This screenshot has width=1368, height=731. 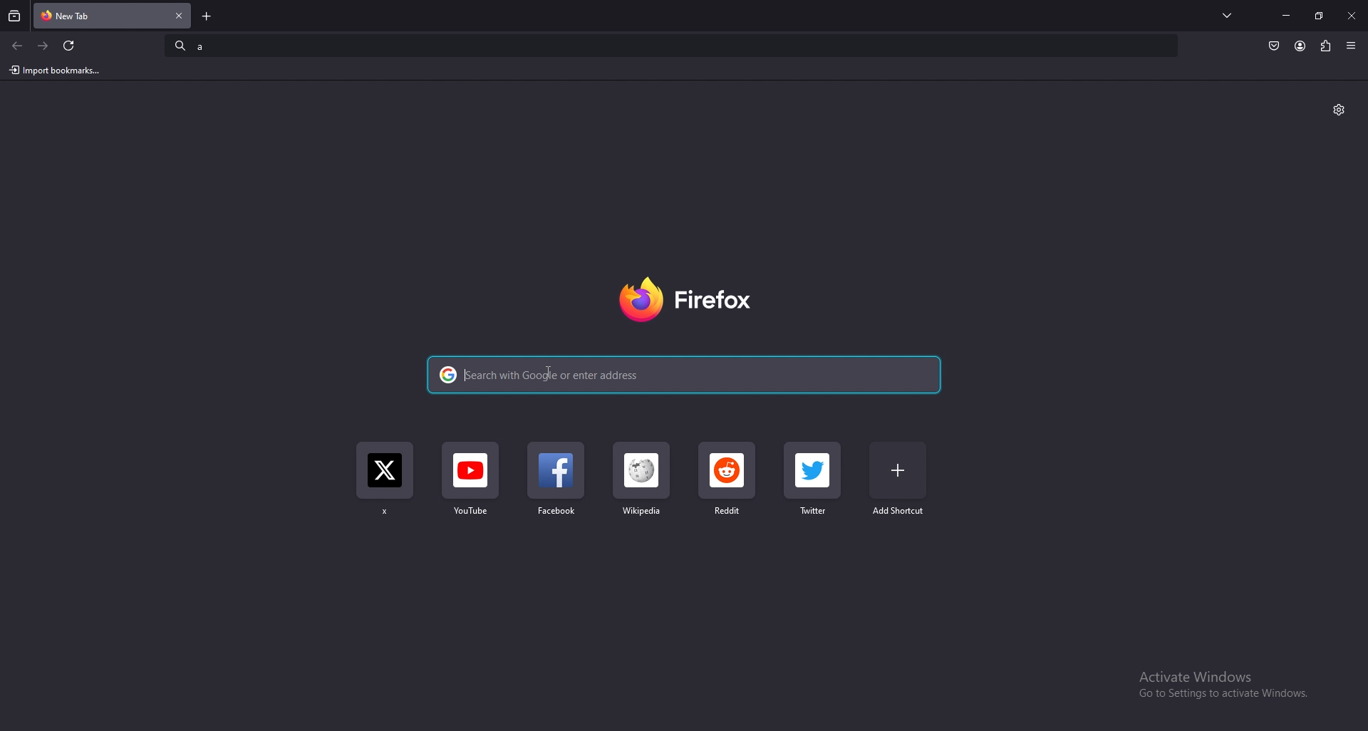 What do you see at coordinates (1300, 46) in the screenshot?
I see `profile` at bounding box center [1300, 46].